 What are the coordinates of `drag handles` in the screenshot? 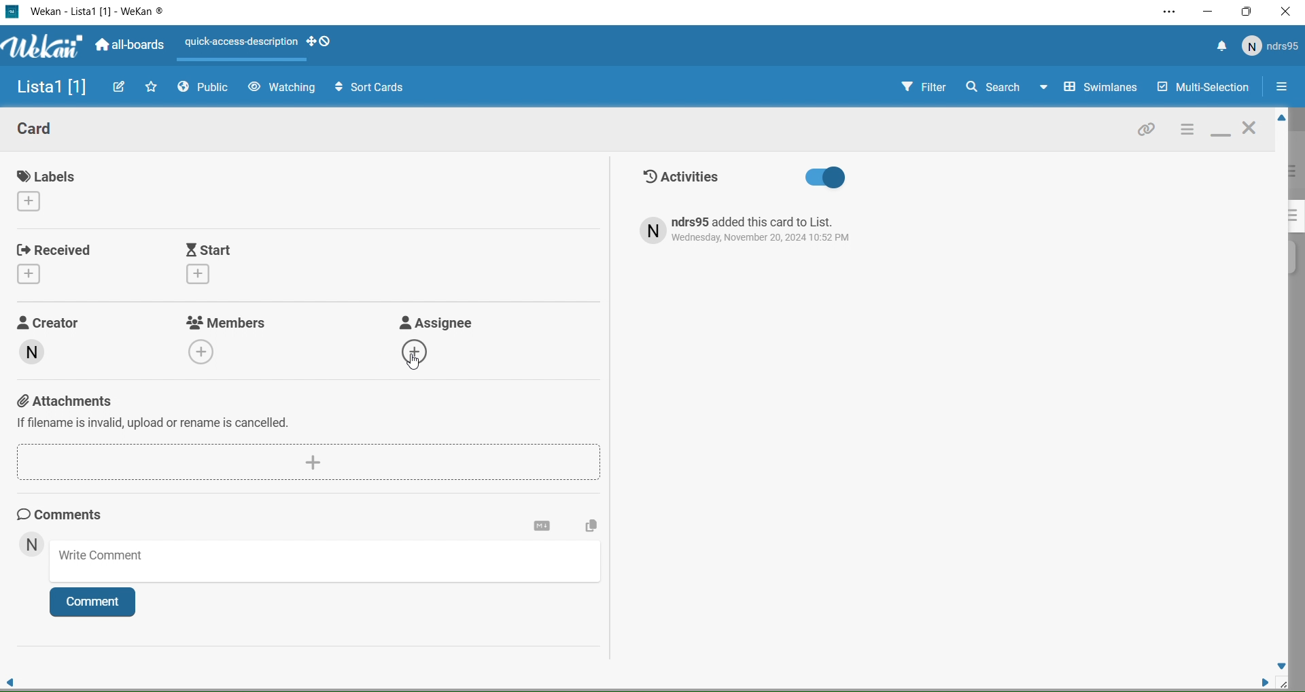 It's located at (322, 43).